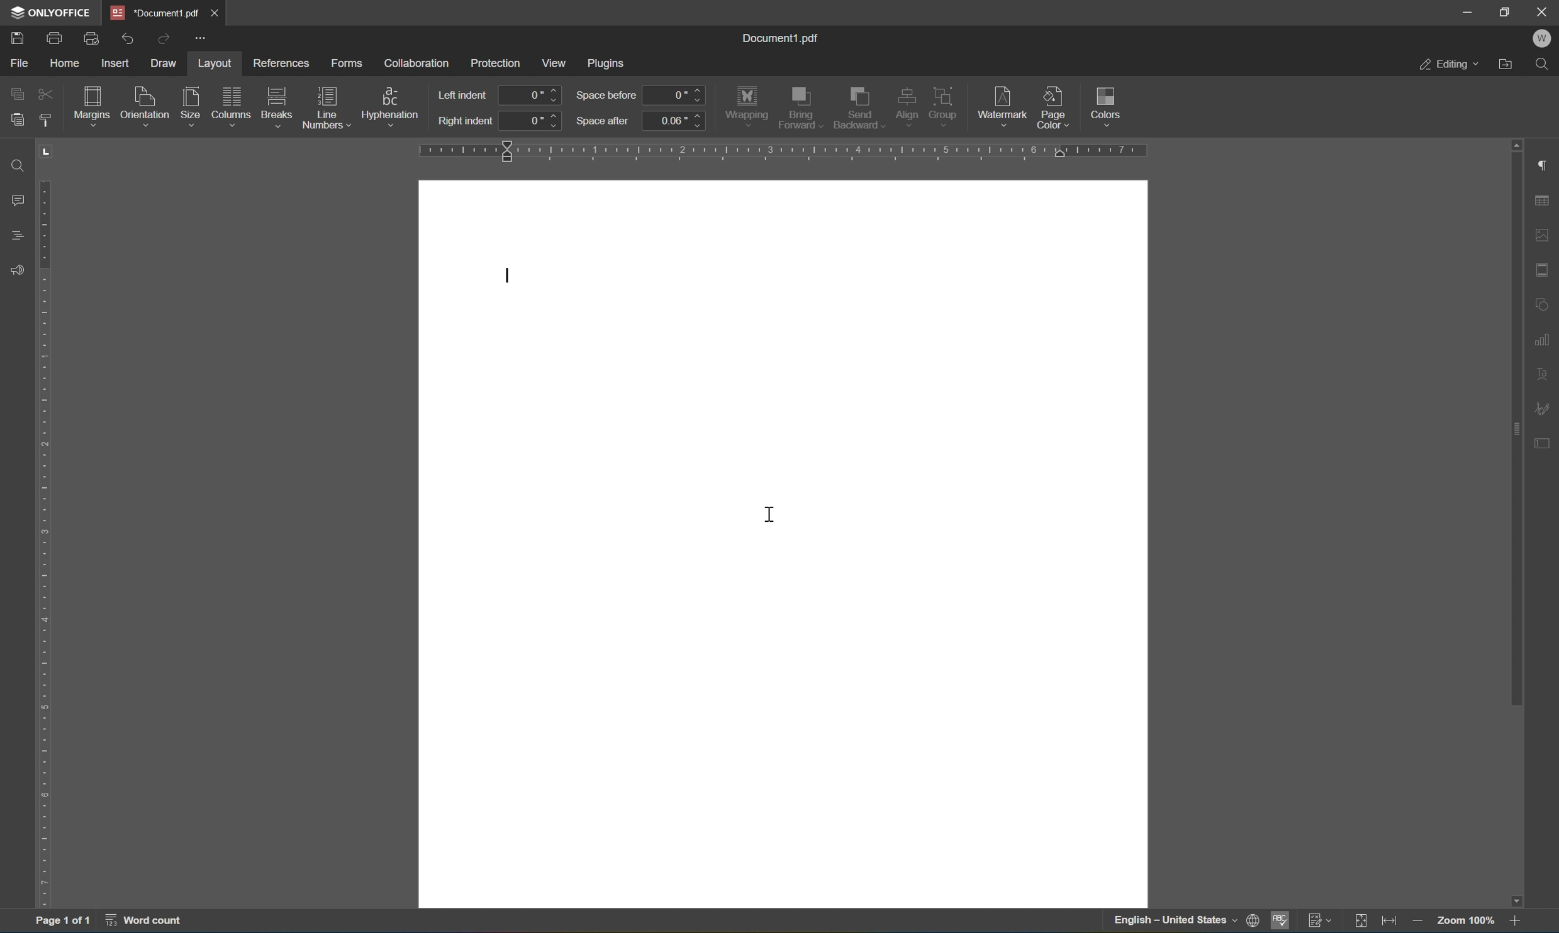 This screenshot has width=1559, height=933. I want to click on copy style, so click(46, 120).